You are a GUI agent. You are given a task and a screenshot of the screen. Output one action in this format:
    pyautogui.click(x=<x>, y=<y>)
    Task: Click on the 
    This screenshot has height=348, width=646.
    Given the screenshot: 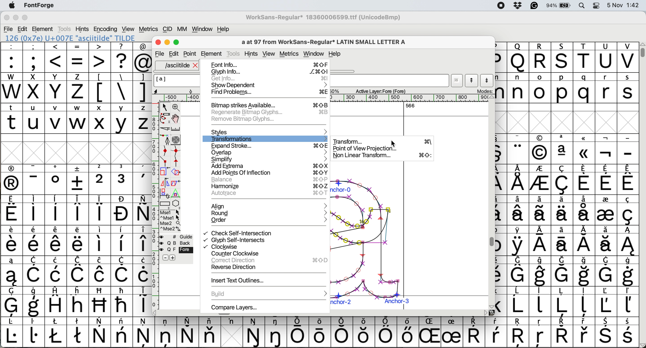 What is the action you would take?
    pyautogui.click(x=518, y=57)
    